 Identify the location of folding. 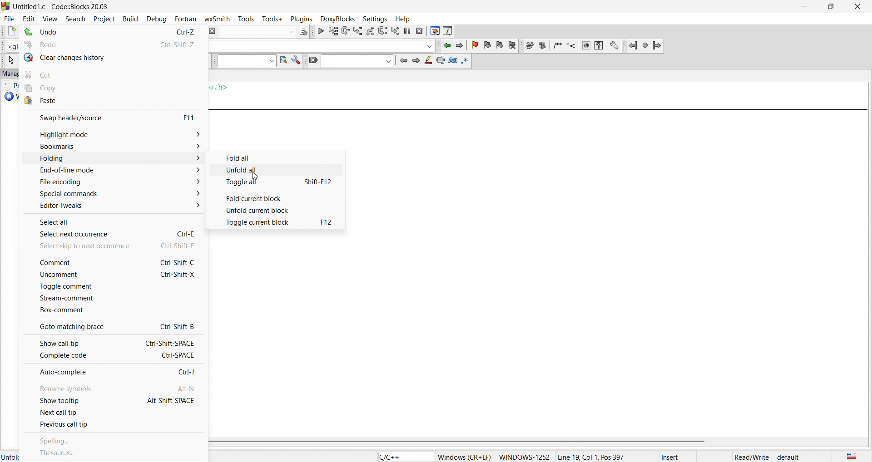
(113, 159).